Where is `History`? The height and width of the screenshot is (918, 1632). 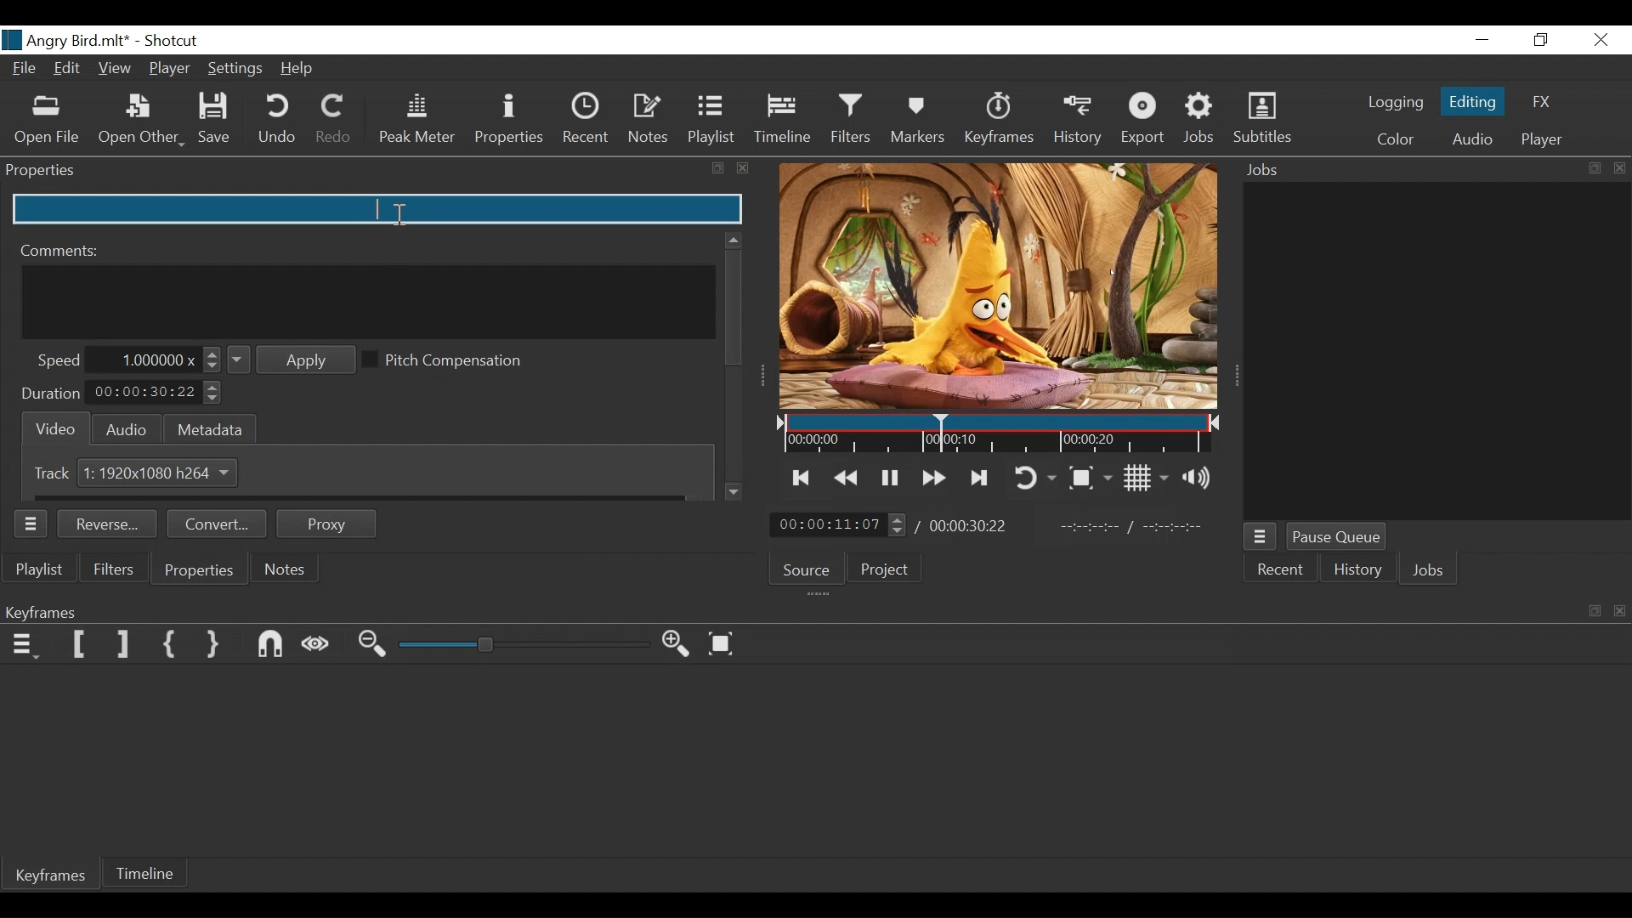 History is located at coordinates (1360, 570).